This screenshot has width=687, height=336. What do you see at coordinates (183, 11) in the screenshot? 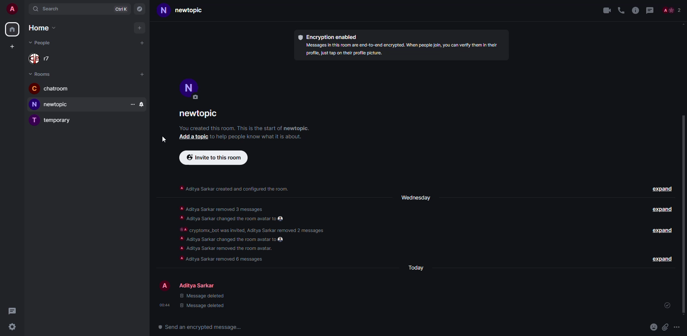
I see `room` at bounding box center [183, 11].